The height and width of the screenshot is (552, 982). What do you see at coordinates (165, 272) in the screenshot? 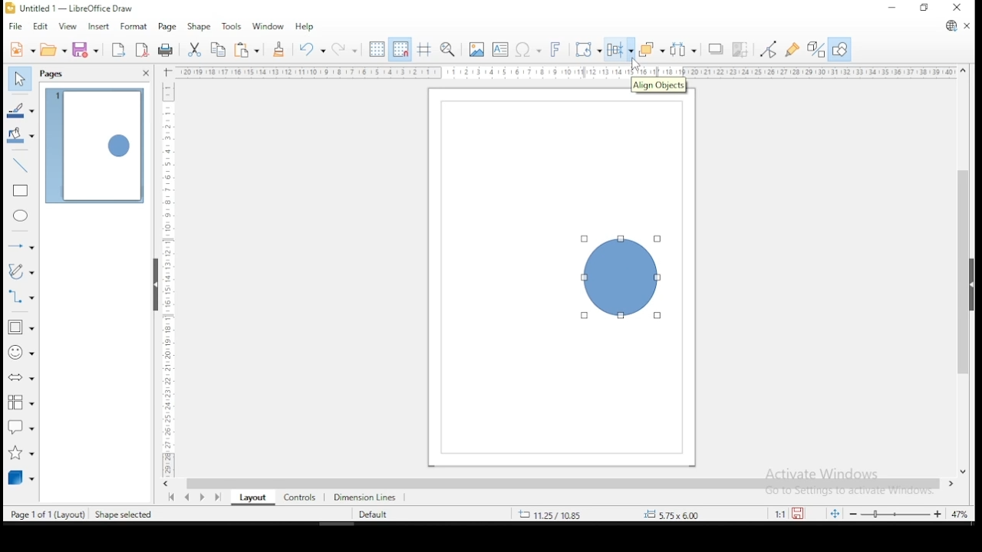
I see `vertical scale` at bounding box center [165, 272].